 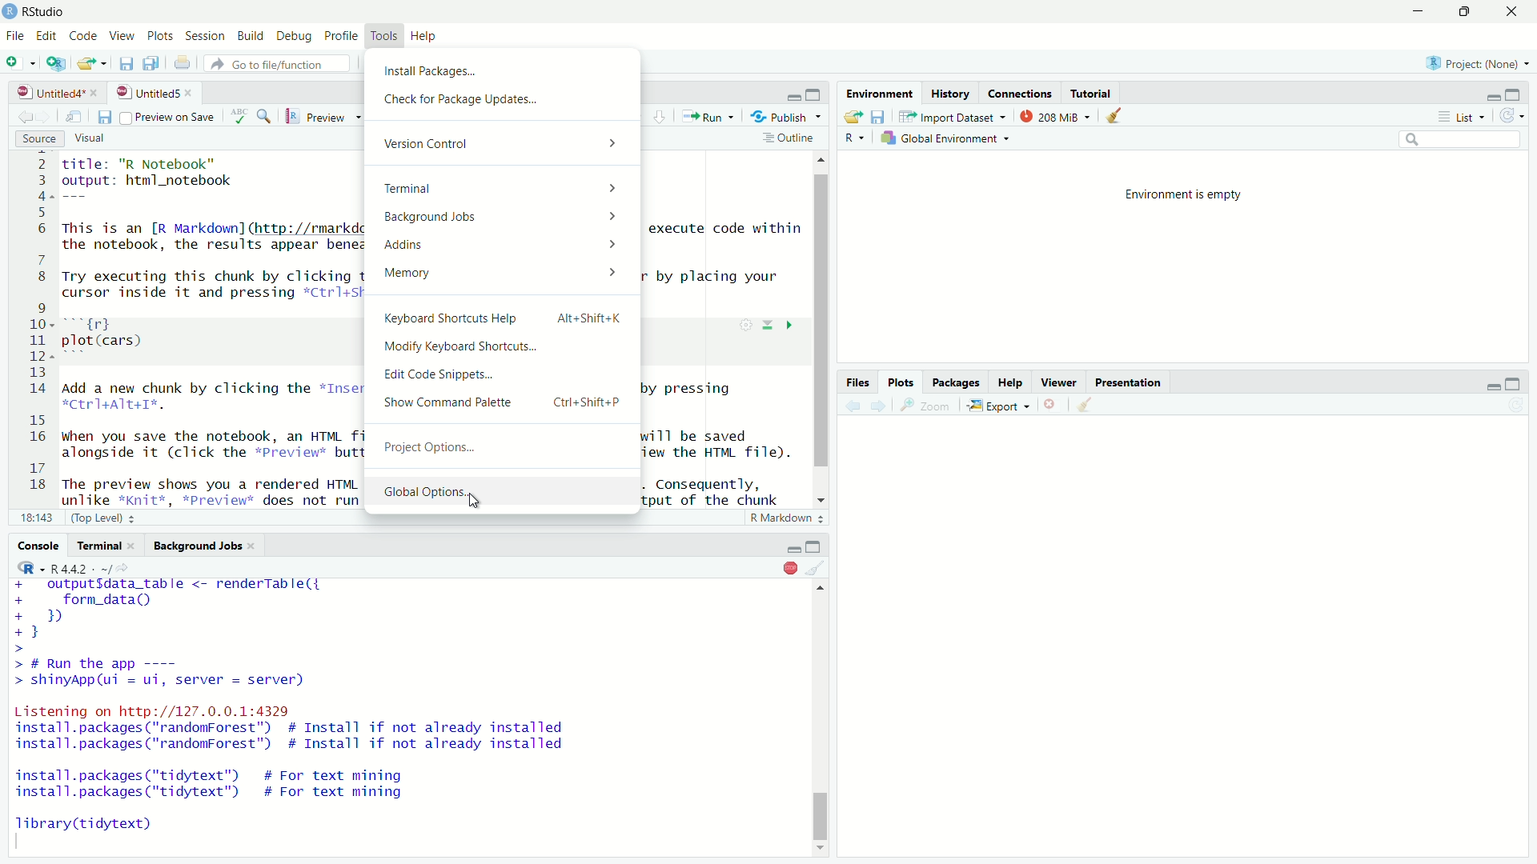 I want to click on Environment is empty, so click(x=1190, y=195).